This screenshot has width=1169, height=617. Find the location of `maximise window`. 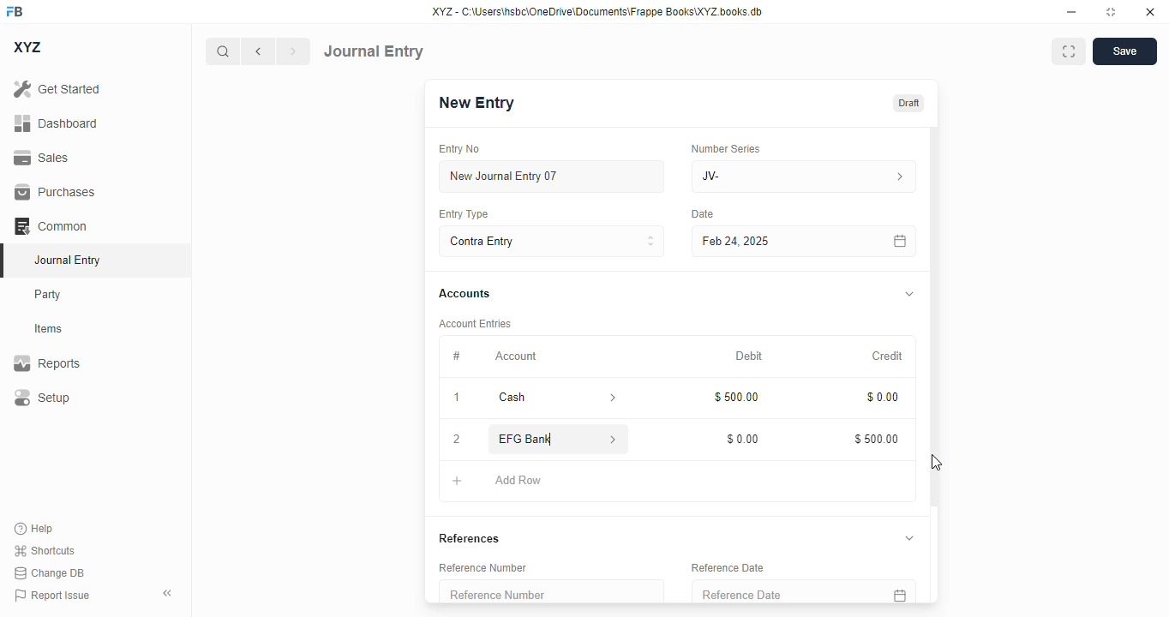

maximise window is located at coordinates (1069, 51).